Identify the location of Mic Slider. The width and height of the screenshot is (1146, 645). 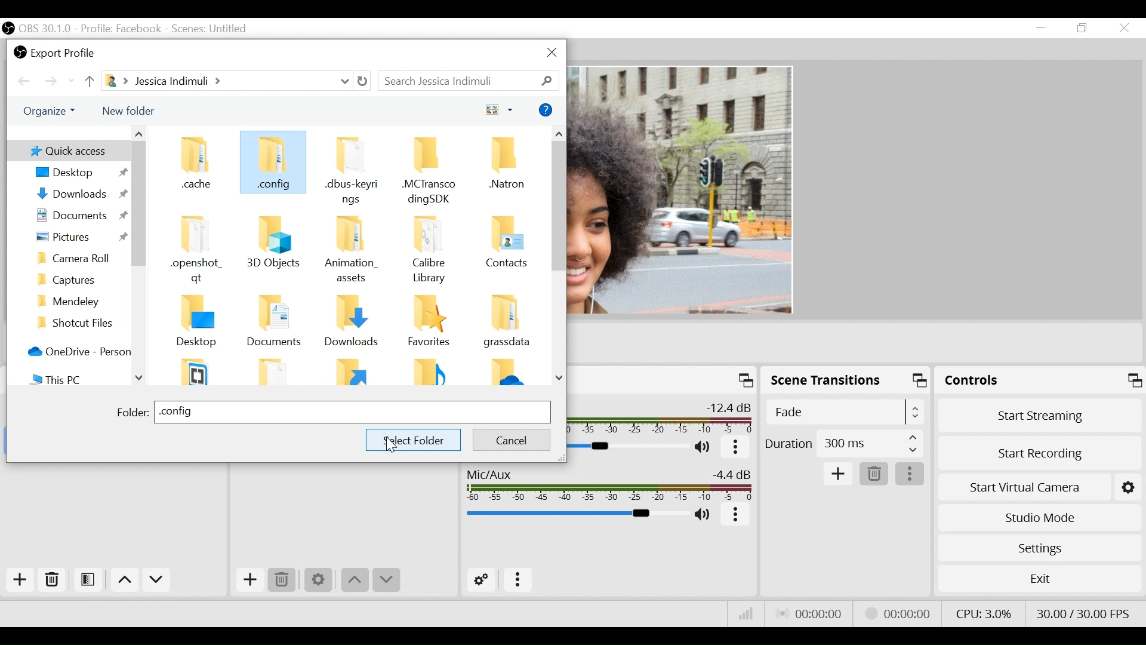
(575, 514).